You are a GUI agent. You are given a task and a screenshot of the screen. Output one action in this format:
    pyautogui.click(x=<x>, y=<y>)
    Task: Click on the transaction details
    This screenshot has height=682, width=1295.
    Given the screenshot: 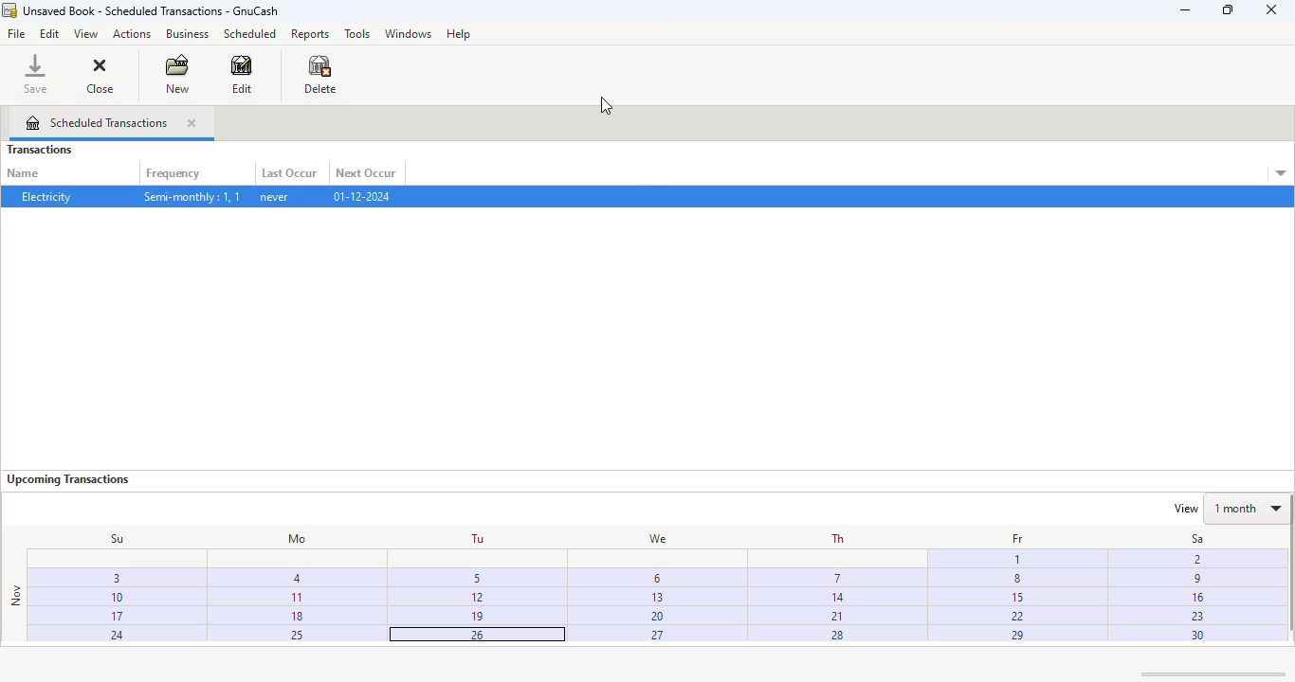 What is the action you would take?
    pyautogui.click(x=1281, y=174)
    